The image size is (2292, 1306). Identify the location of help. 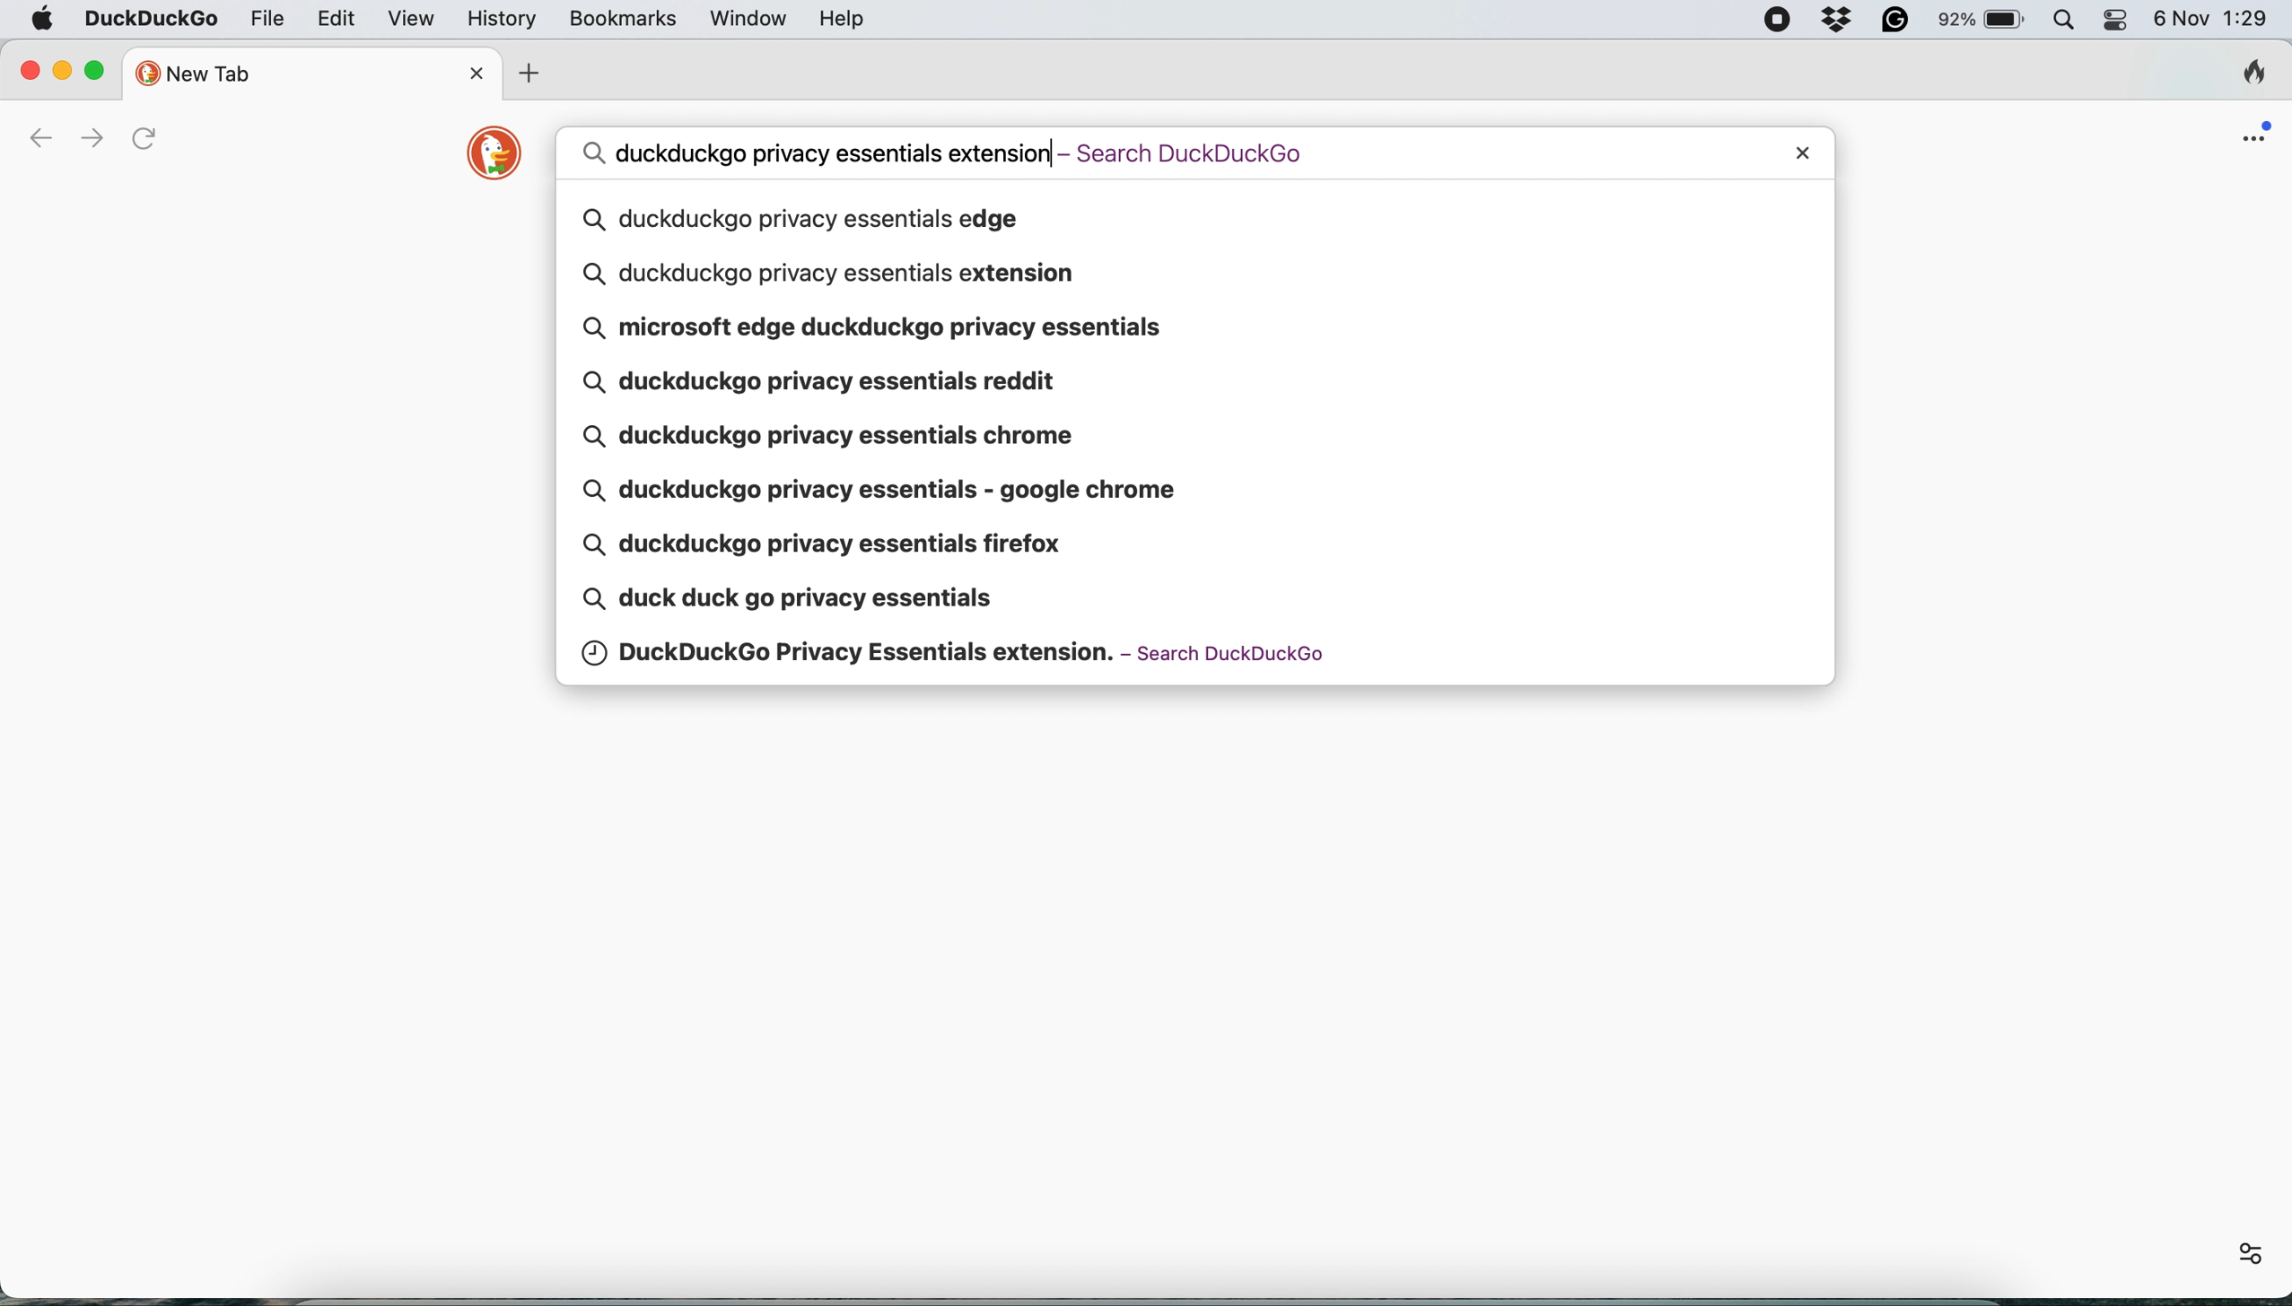
(845, 19).